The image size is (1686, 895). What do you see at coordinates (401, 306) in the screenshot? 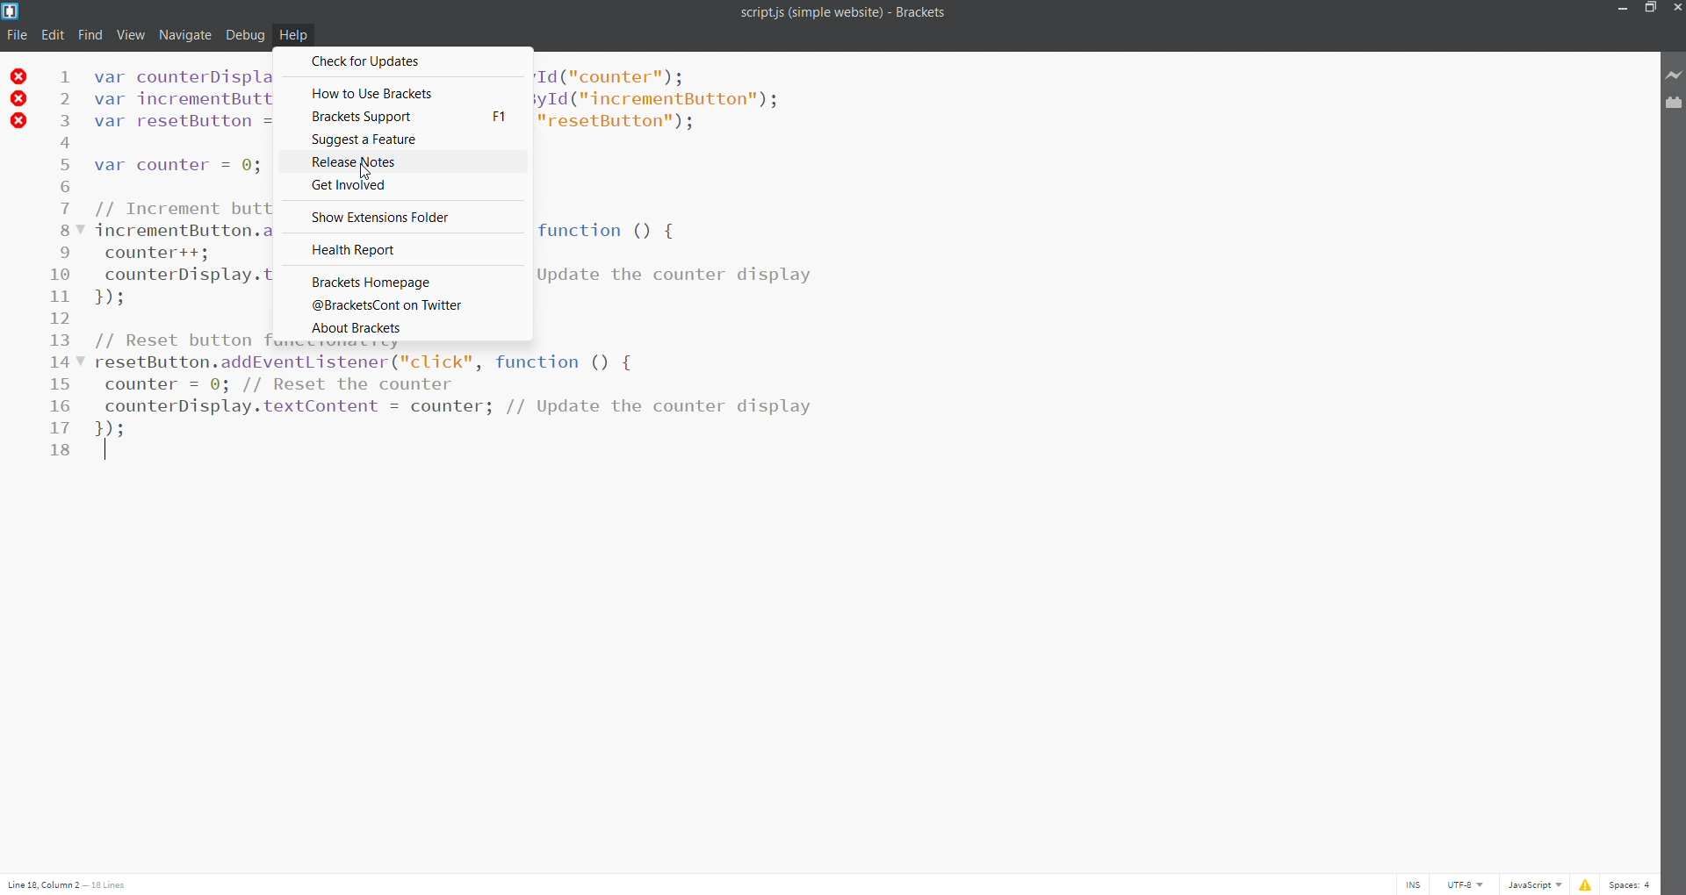
I see `bracketsCont on Twitter` at bounding box center [401, 306].